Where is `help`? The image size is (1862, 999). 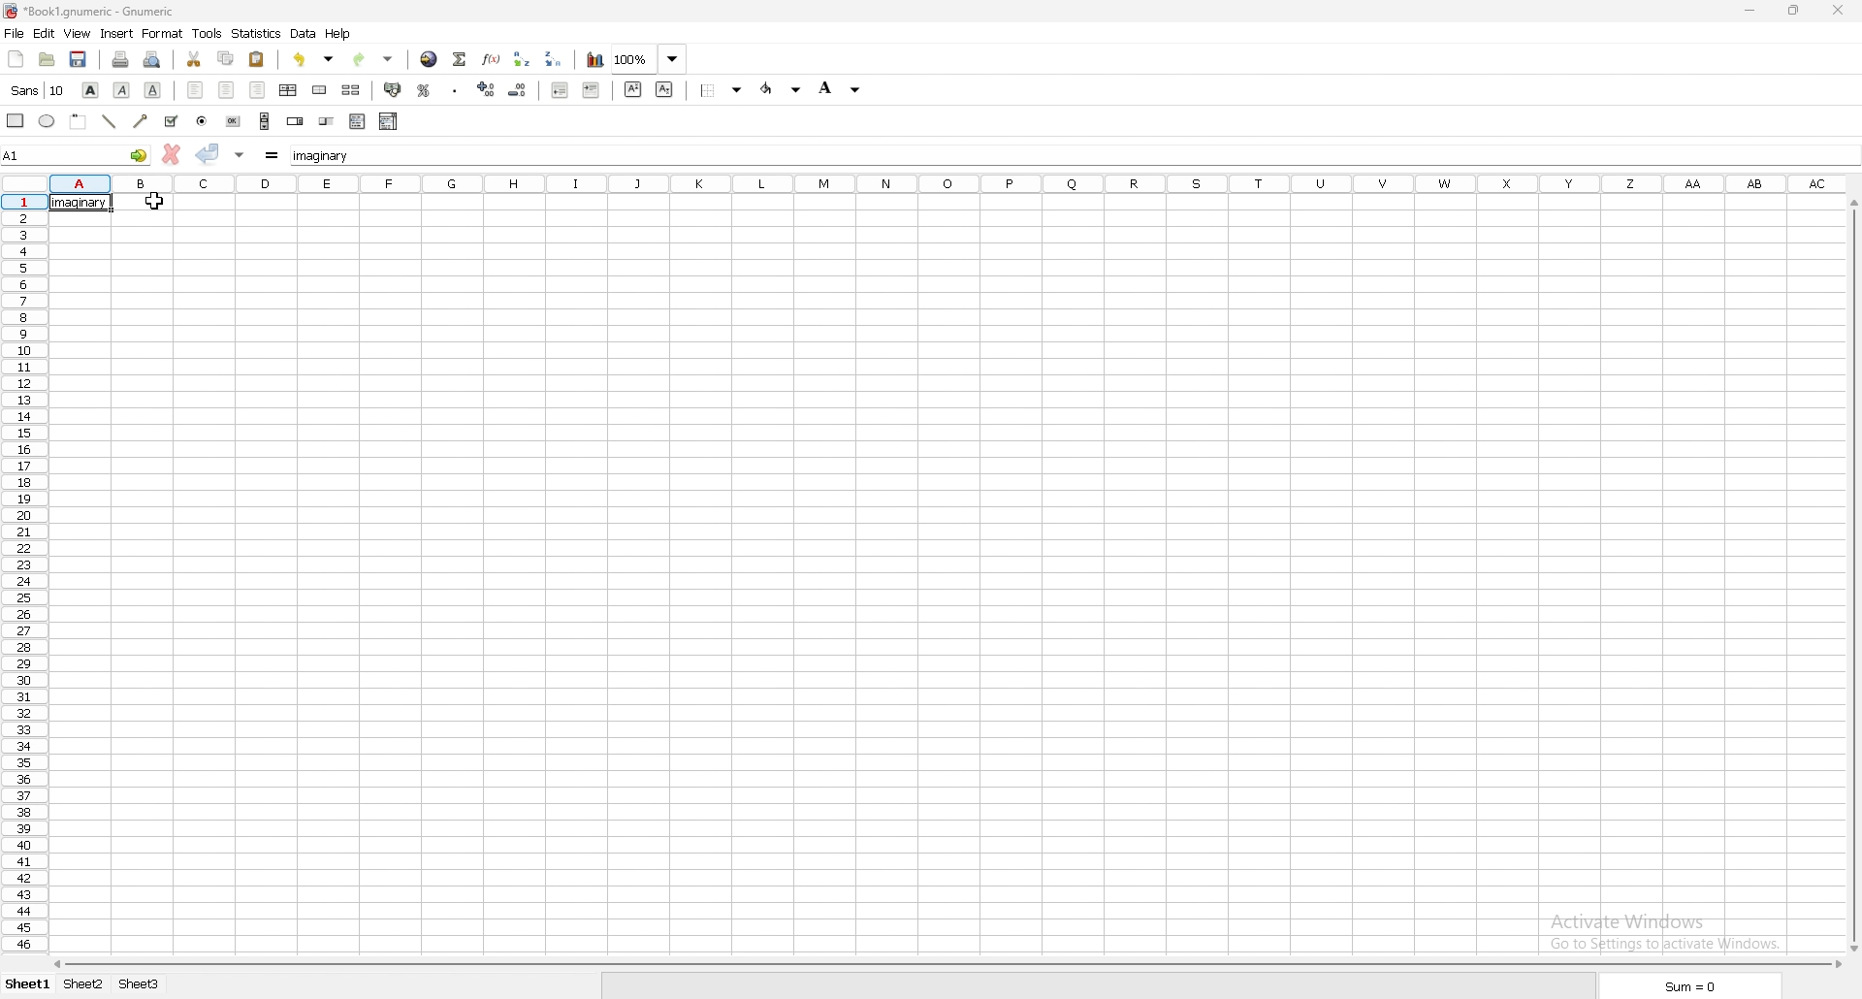
help is located at coordinates (338, 35).